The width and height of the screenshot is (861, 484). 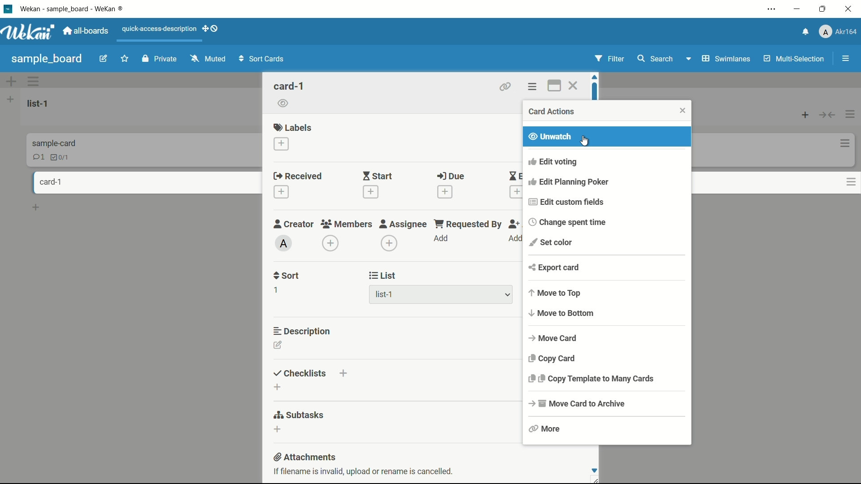 I want to click on sort cards, so click(x=264, y=58).